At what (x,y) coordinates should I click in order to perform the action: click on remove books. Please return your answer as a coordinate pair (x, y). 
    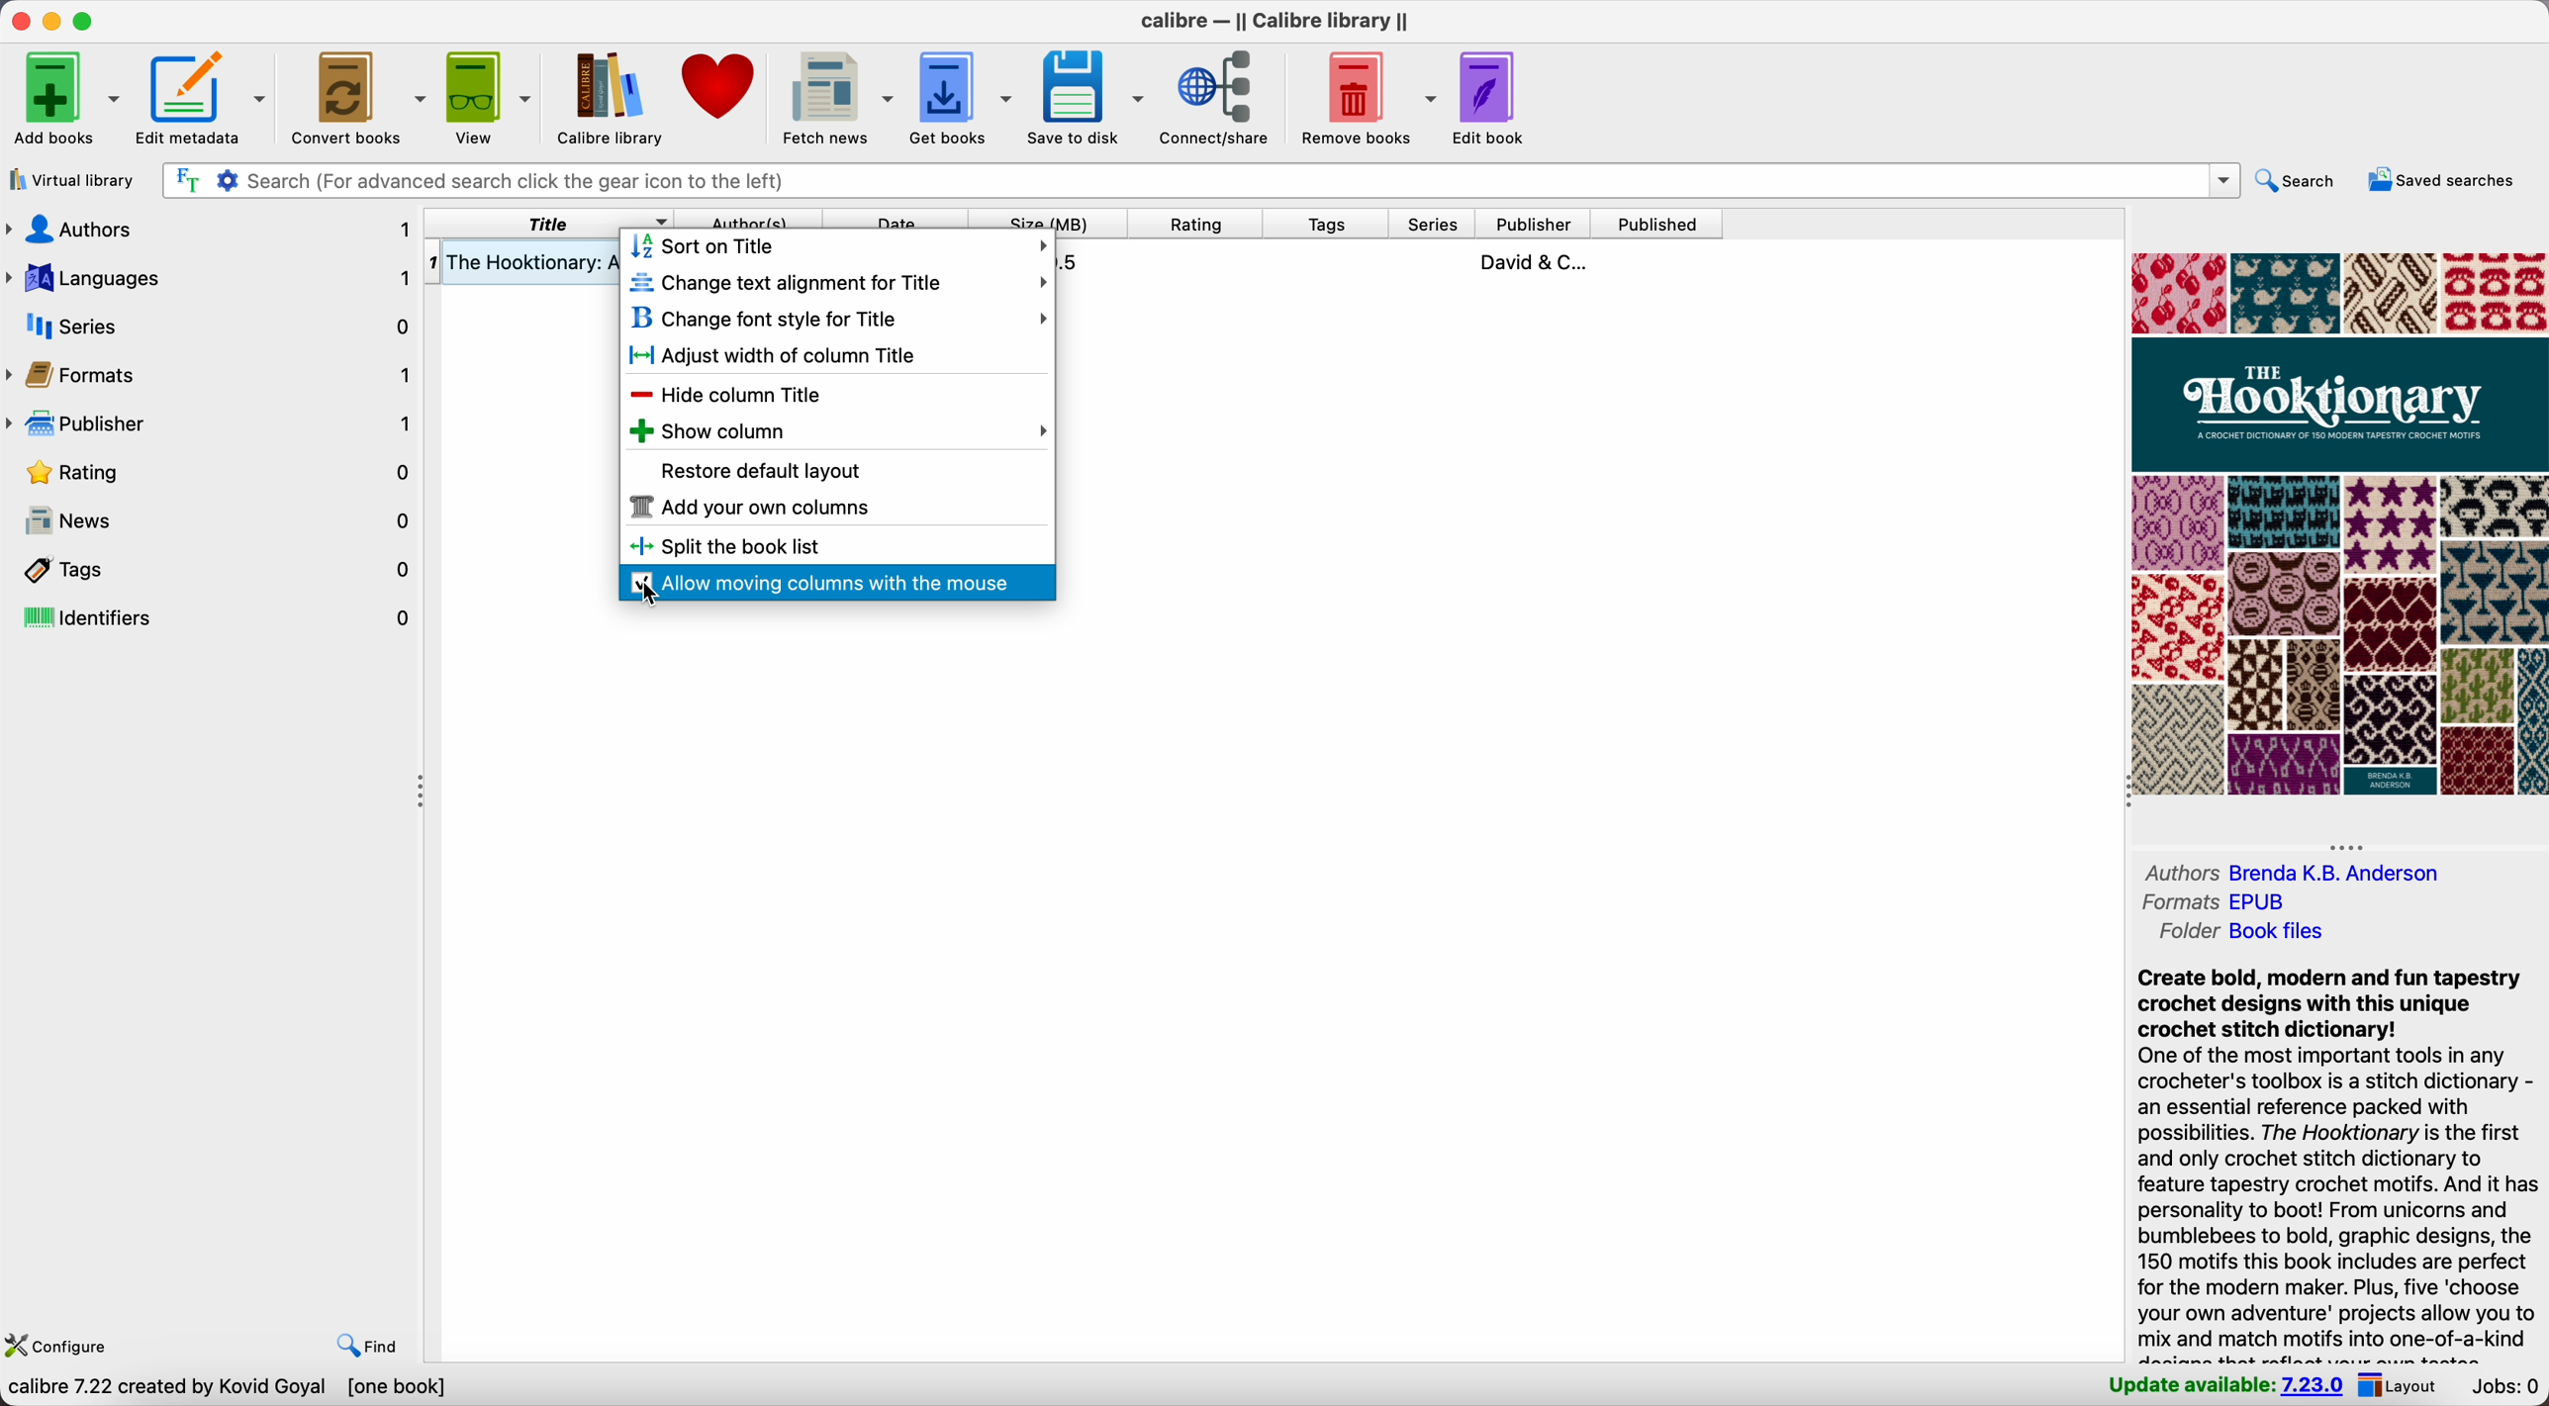
    Looking at the image, I should click on (1366, 96).